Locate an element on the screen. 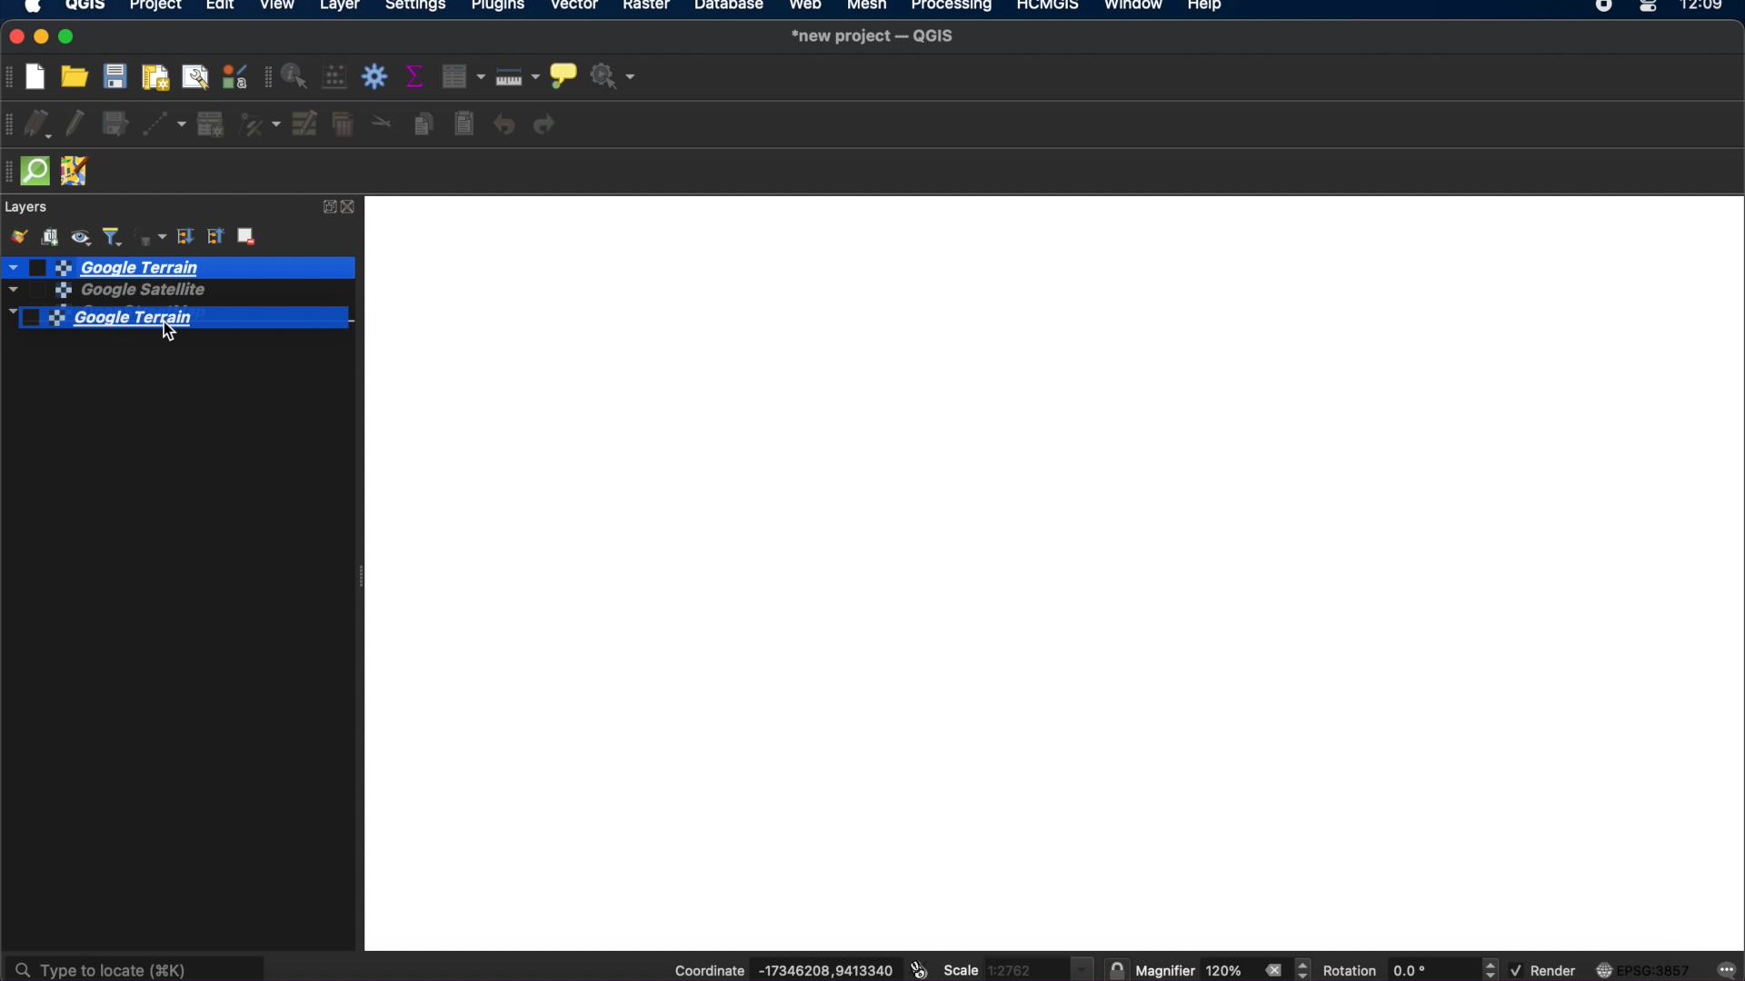  lock scale is located at coordinates (1116, 970).